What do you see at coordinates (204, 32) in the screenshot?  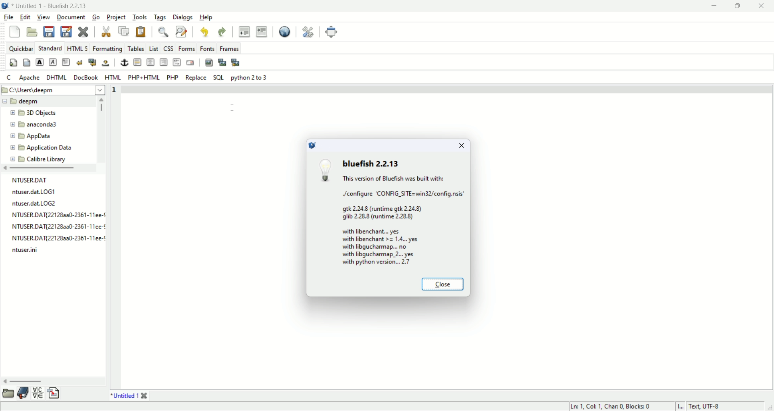 I see `undo` at bounding box center [204, 32].